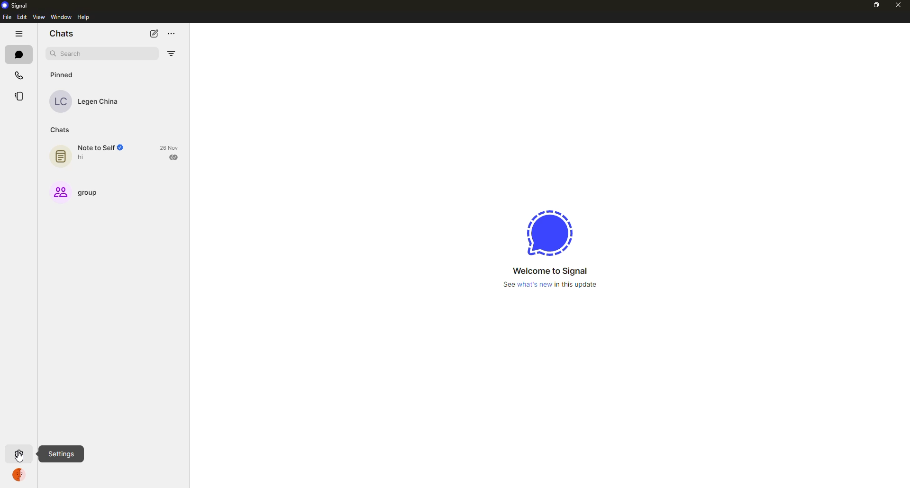  Describe the element at coordinates (555, 285) in the screenshot. I see `See what's new in this update` at that location.